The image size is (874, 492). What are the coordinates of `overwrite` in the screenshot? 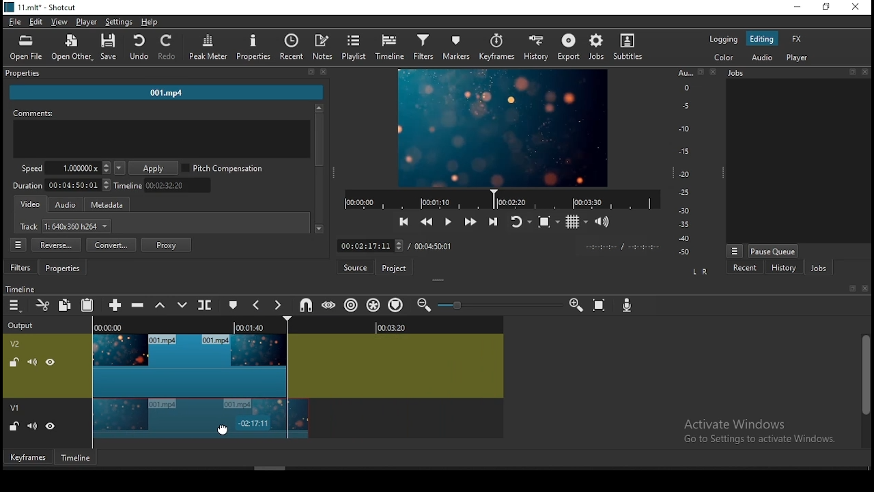 It's located at (182, 305).